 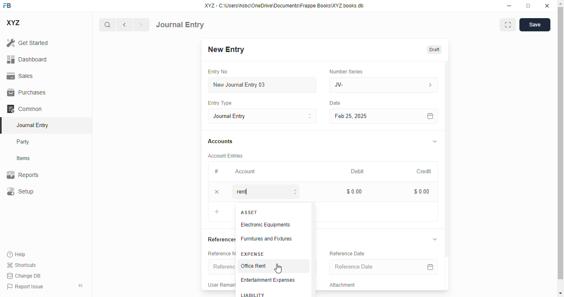 I want to click on FB logo, so click(x=7, y=5).